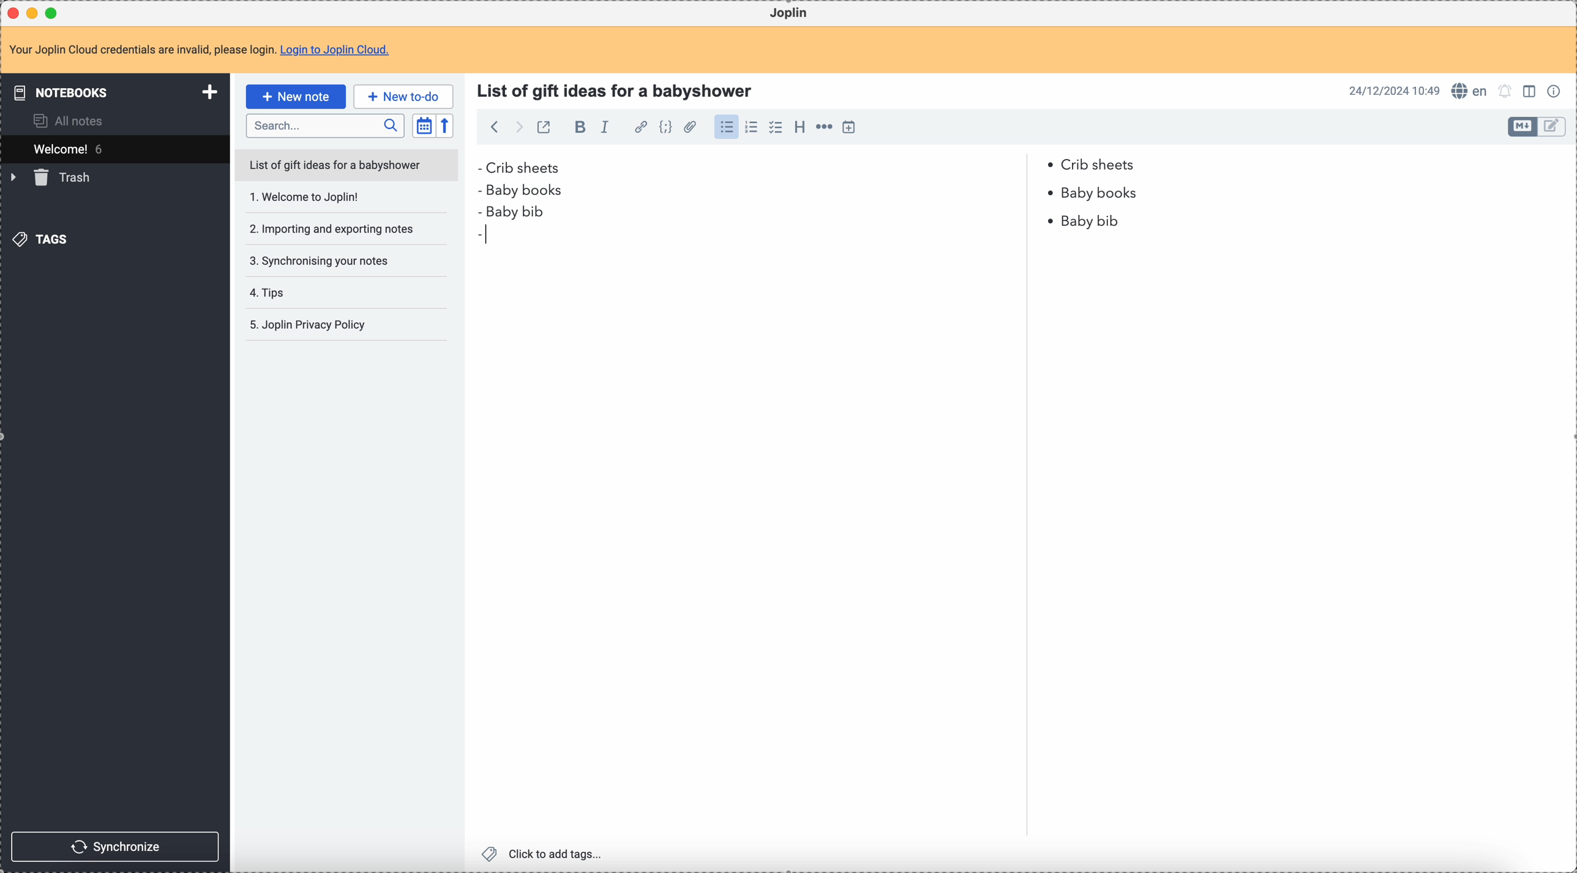 Image resolution: width=1577 pixels, height=873 pixels. What do you see at coordinates (348, 167) in the screenshot?
I see `list of gift ideas for a babyshower` at bounding box center [348, 167].